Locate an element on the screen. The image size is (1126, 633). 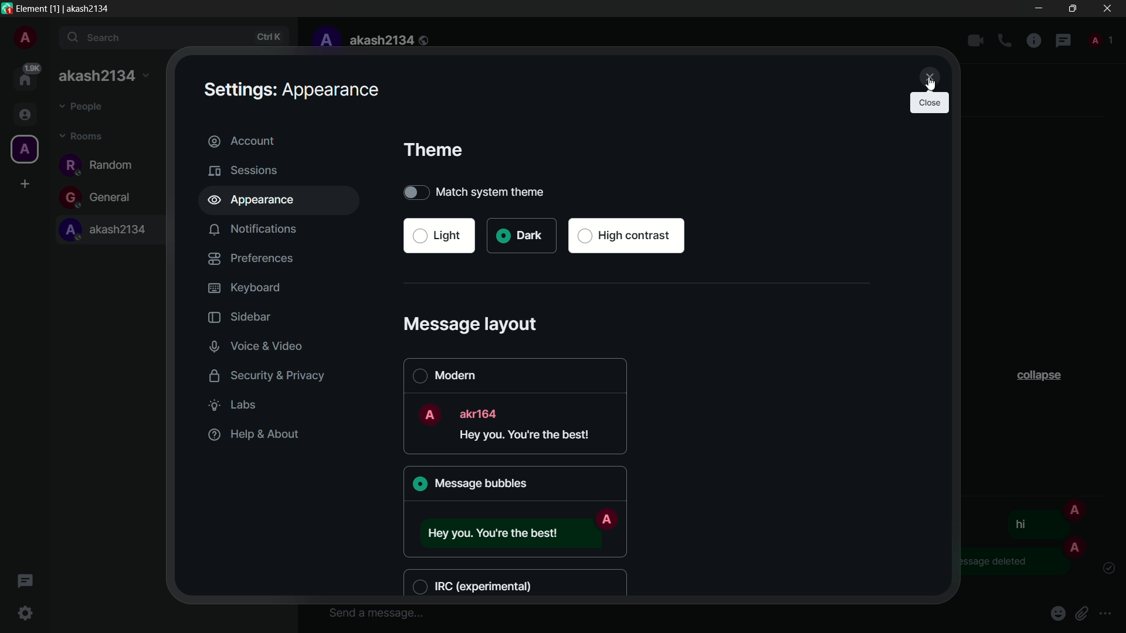
Element is located at coordinates (32, 8).